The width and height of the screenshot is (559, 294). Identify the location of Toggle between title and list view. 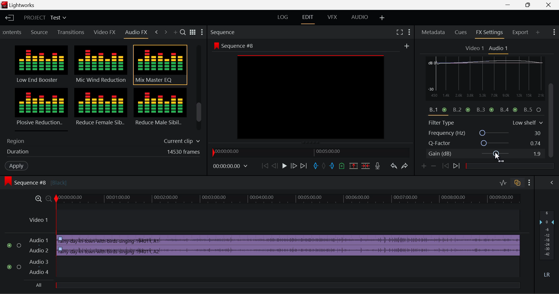
(194, 31).